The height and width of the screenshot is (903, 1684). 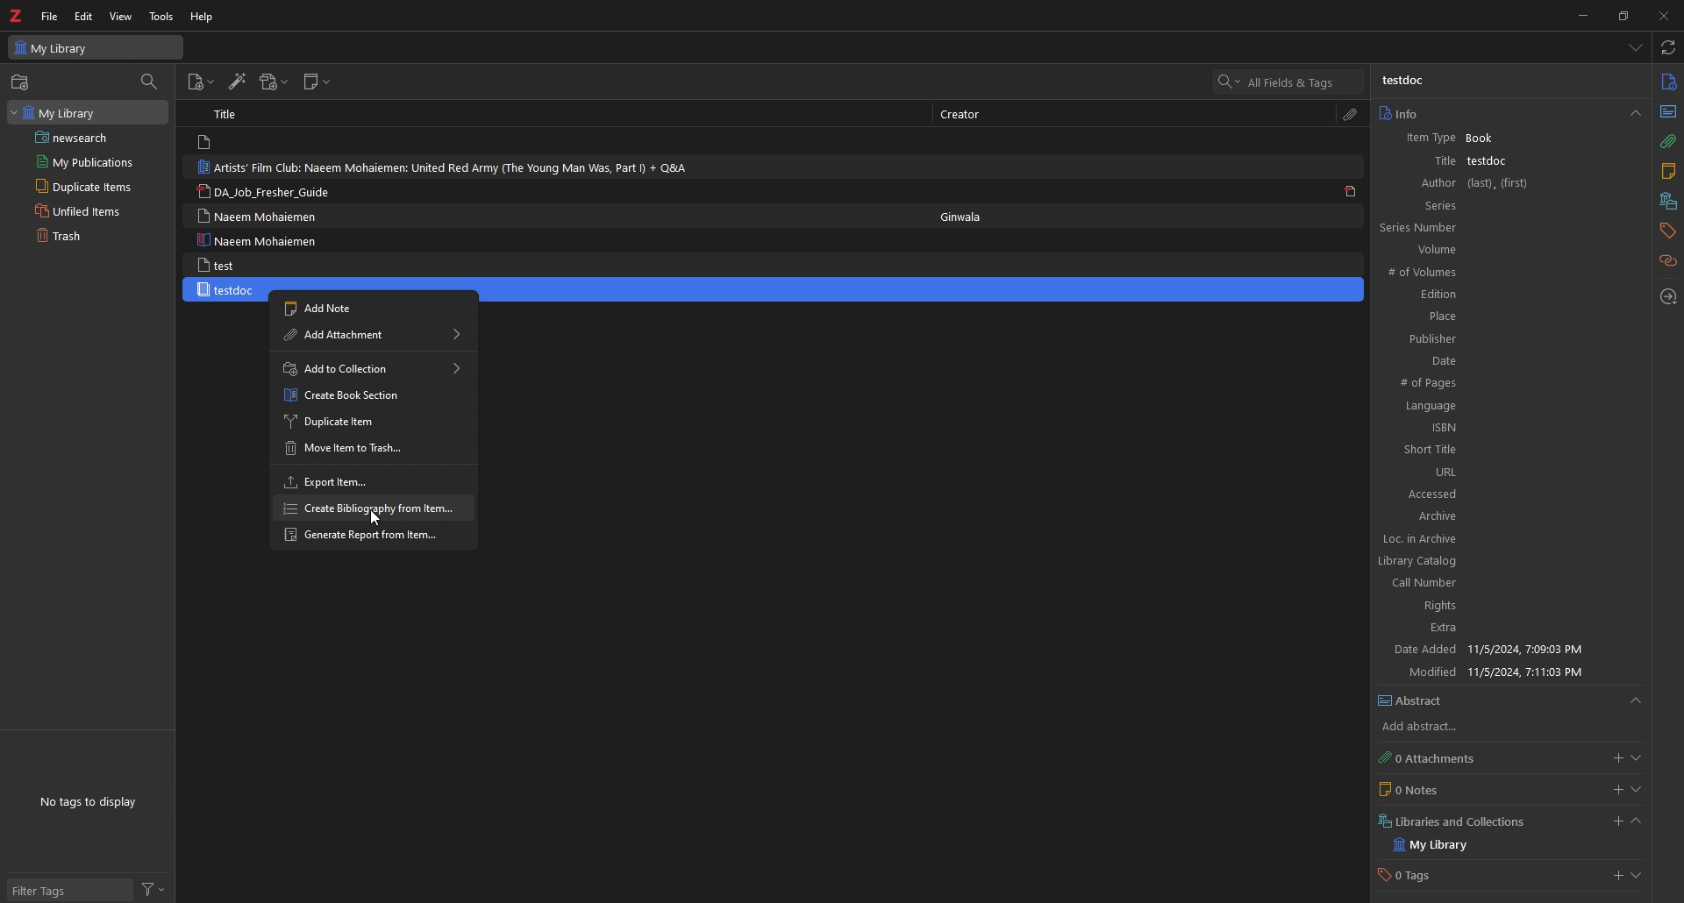 I want to click on testdoc, so click(x=228, y=290).